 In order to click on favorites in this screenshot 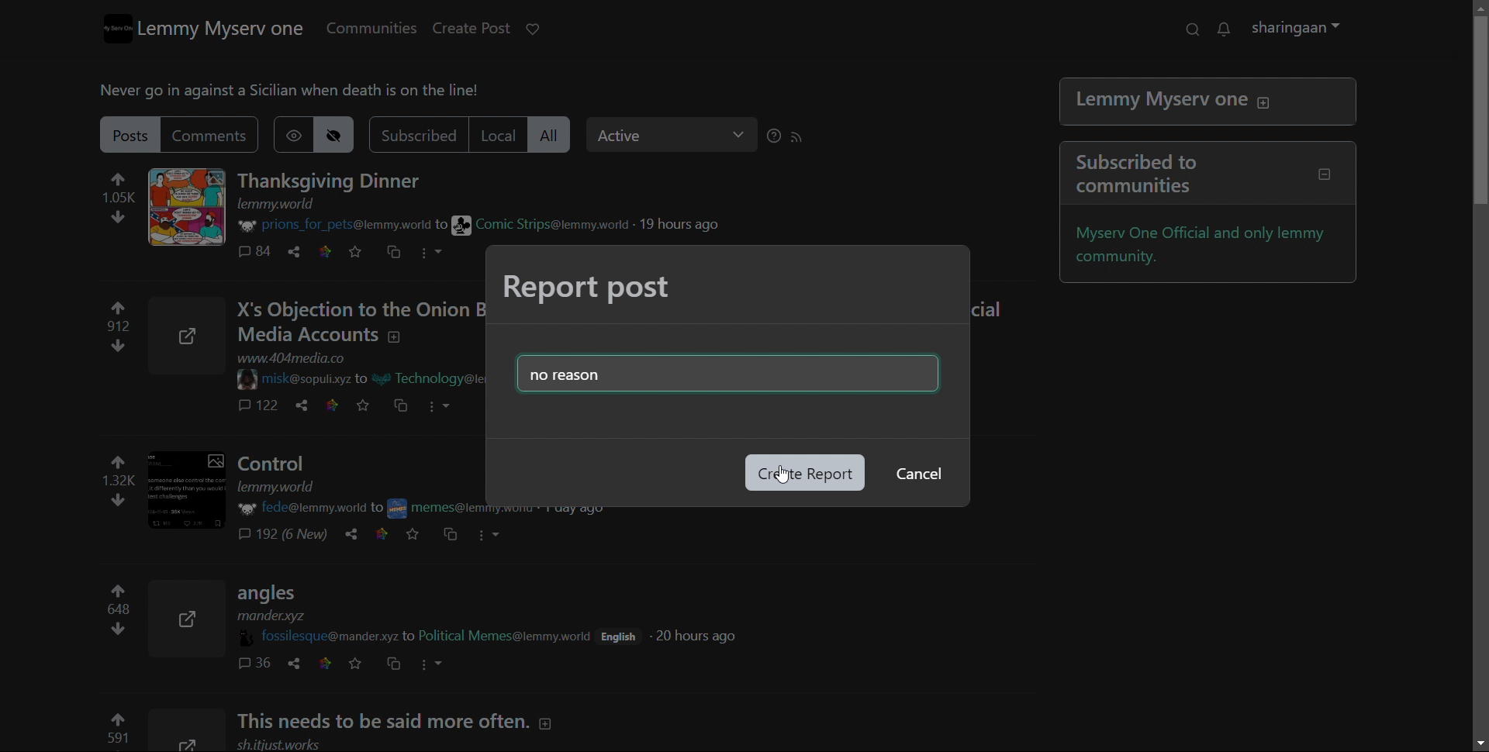, I will do `click(362, 663)`.